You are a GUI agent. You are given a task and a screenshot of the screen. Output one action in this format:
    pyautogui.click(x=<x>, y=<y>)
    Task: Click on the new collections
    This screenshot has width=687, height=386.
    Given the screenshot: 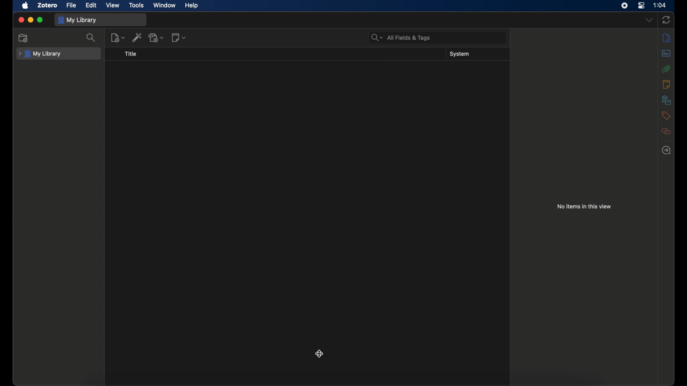 What is the action you would take?
    pyautogui.click(x=24, y=38)
    